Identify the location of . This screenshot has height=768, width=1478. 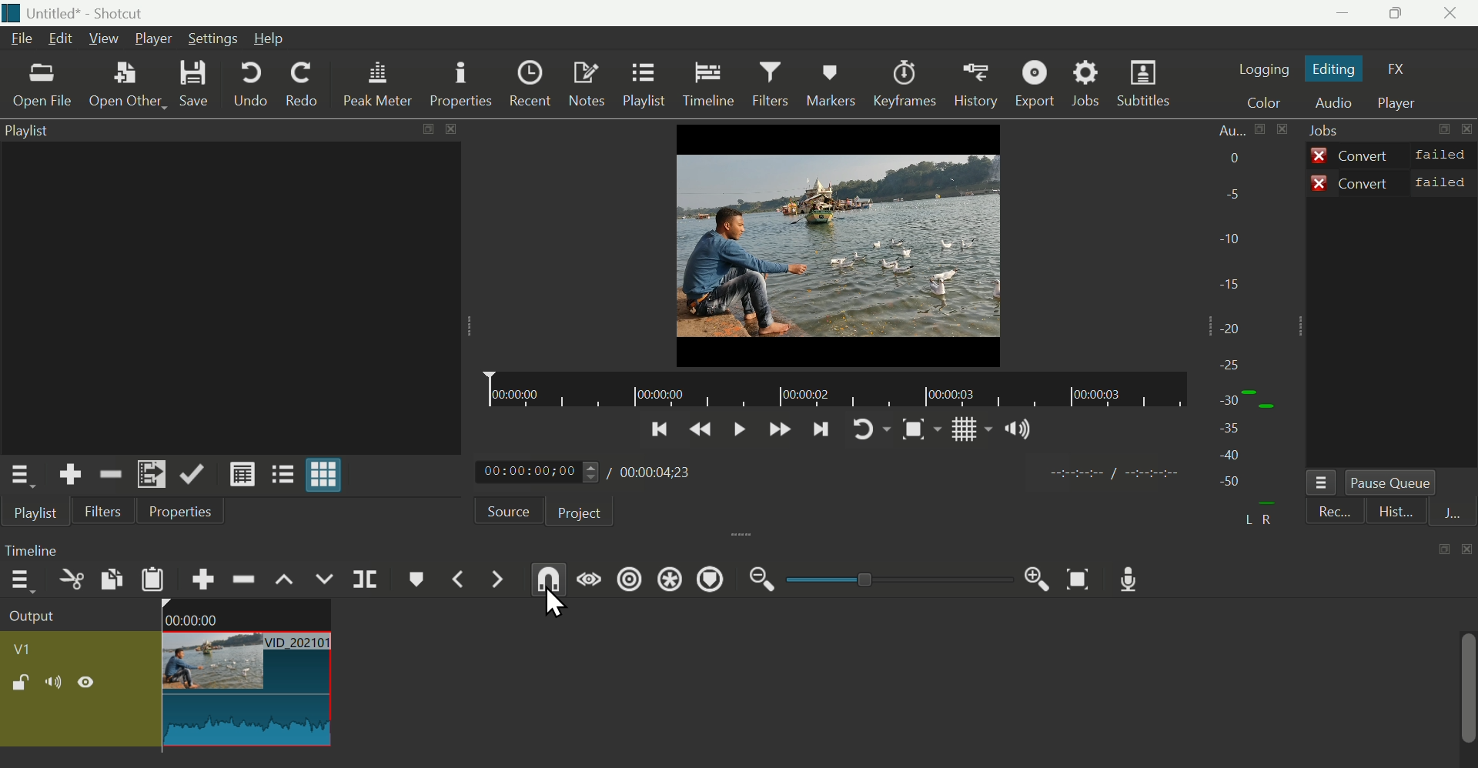
(101, 513).